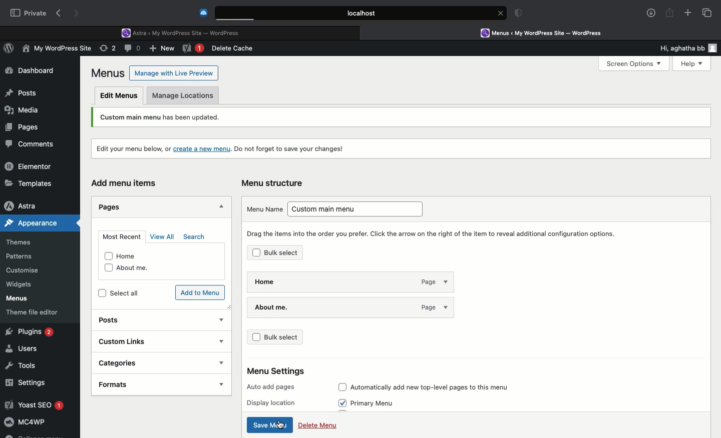 The height and width of the screenshot is (438, 721). I want to click on Custom main menu has been updated, so click(188, 117).